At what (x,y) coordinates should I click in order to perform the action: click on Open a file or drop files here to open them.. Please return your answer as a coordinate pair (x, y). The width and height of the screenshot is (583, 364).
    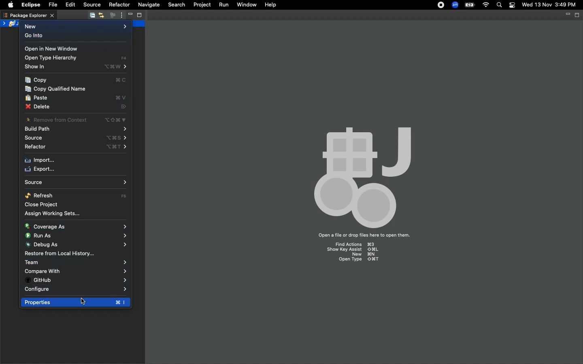
    Looking at the image, I should click on (366, 235).